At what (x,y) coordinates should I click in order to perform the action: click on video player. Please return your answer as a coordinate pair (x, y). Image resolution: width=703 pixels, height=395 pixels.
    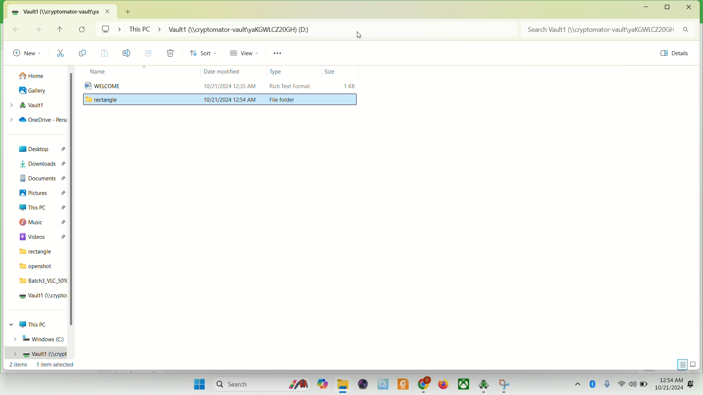
    Looking at the image, I should click on (361, 384).